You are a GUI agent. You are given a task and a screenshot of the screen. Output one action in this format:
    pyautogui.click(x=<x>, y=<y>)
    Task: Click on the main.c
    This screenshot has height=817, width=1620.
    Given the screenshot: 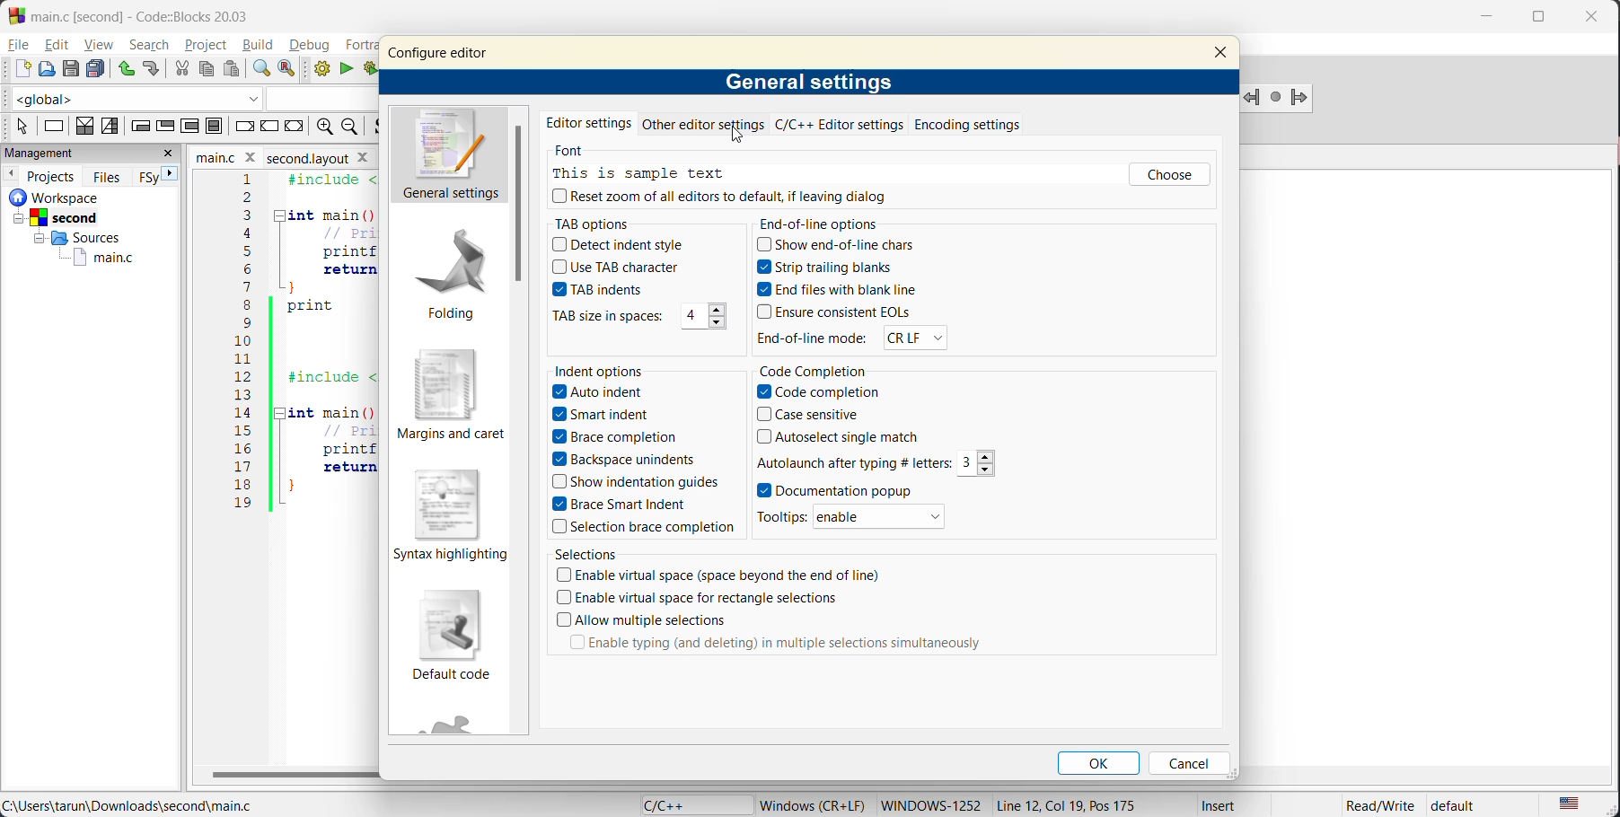 What is the action you would take?
    pyautogui.click(x=91, y=257)
    